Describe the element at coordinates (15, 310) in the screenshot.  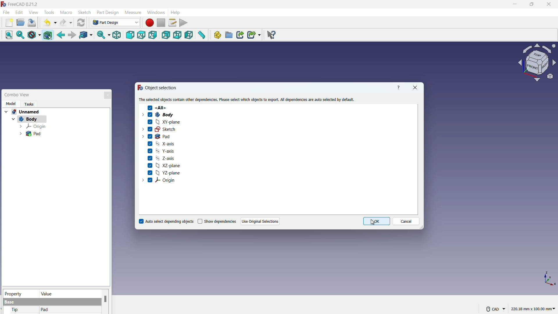
I see `tip` at that location.